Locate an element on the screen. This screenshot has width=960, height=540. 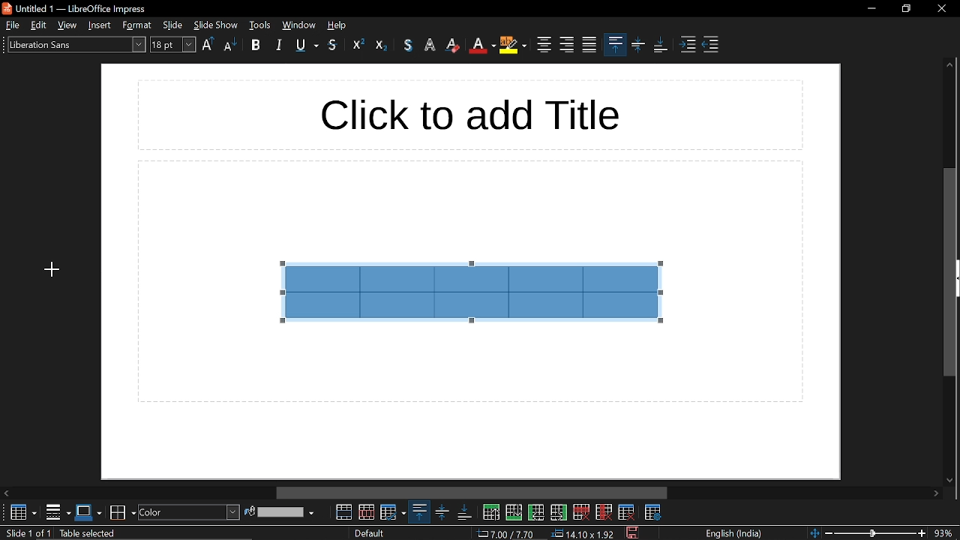
insert row above is located at coordinates (490, 511).